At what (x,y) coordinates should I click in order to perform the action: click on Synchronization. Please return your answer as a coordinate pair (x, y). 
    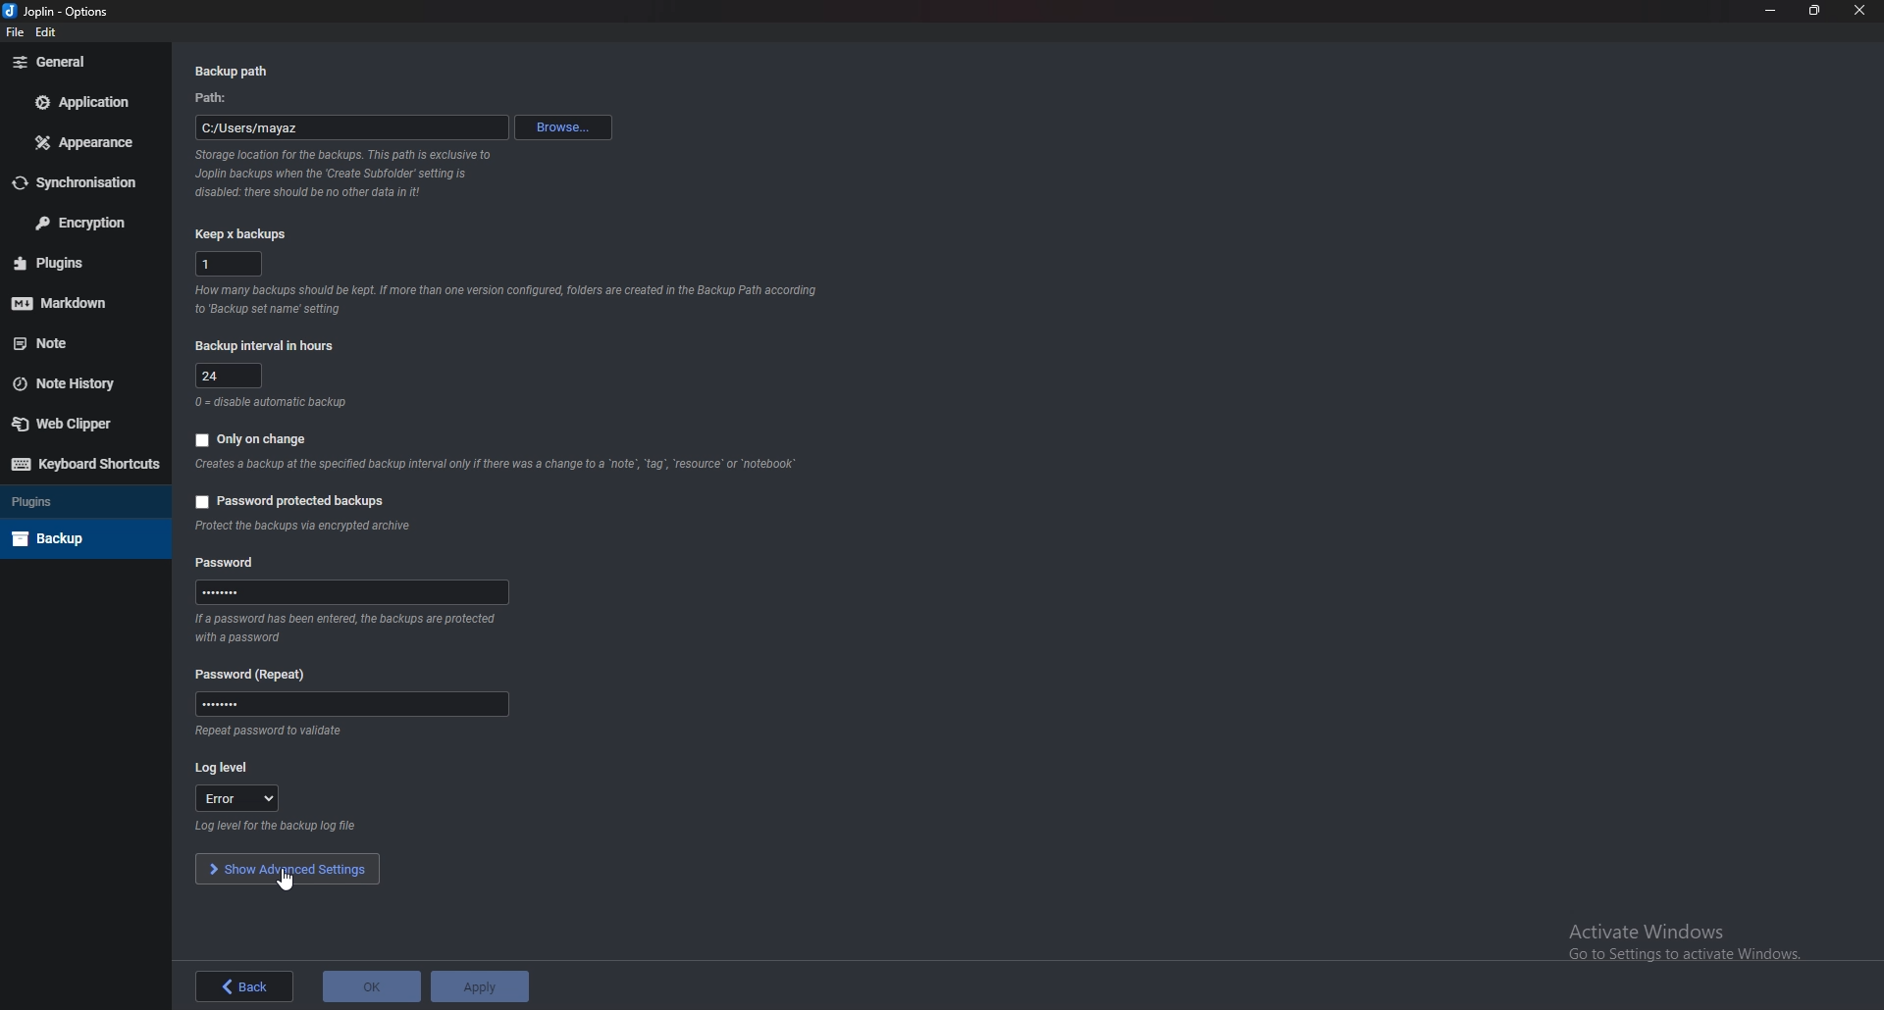
    Looking at the image, I should click on (78, 183).